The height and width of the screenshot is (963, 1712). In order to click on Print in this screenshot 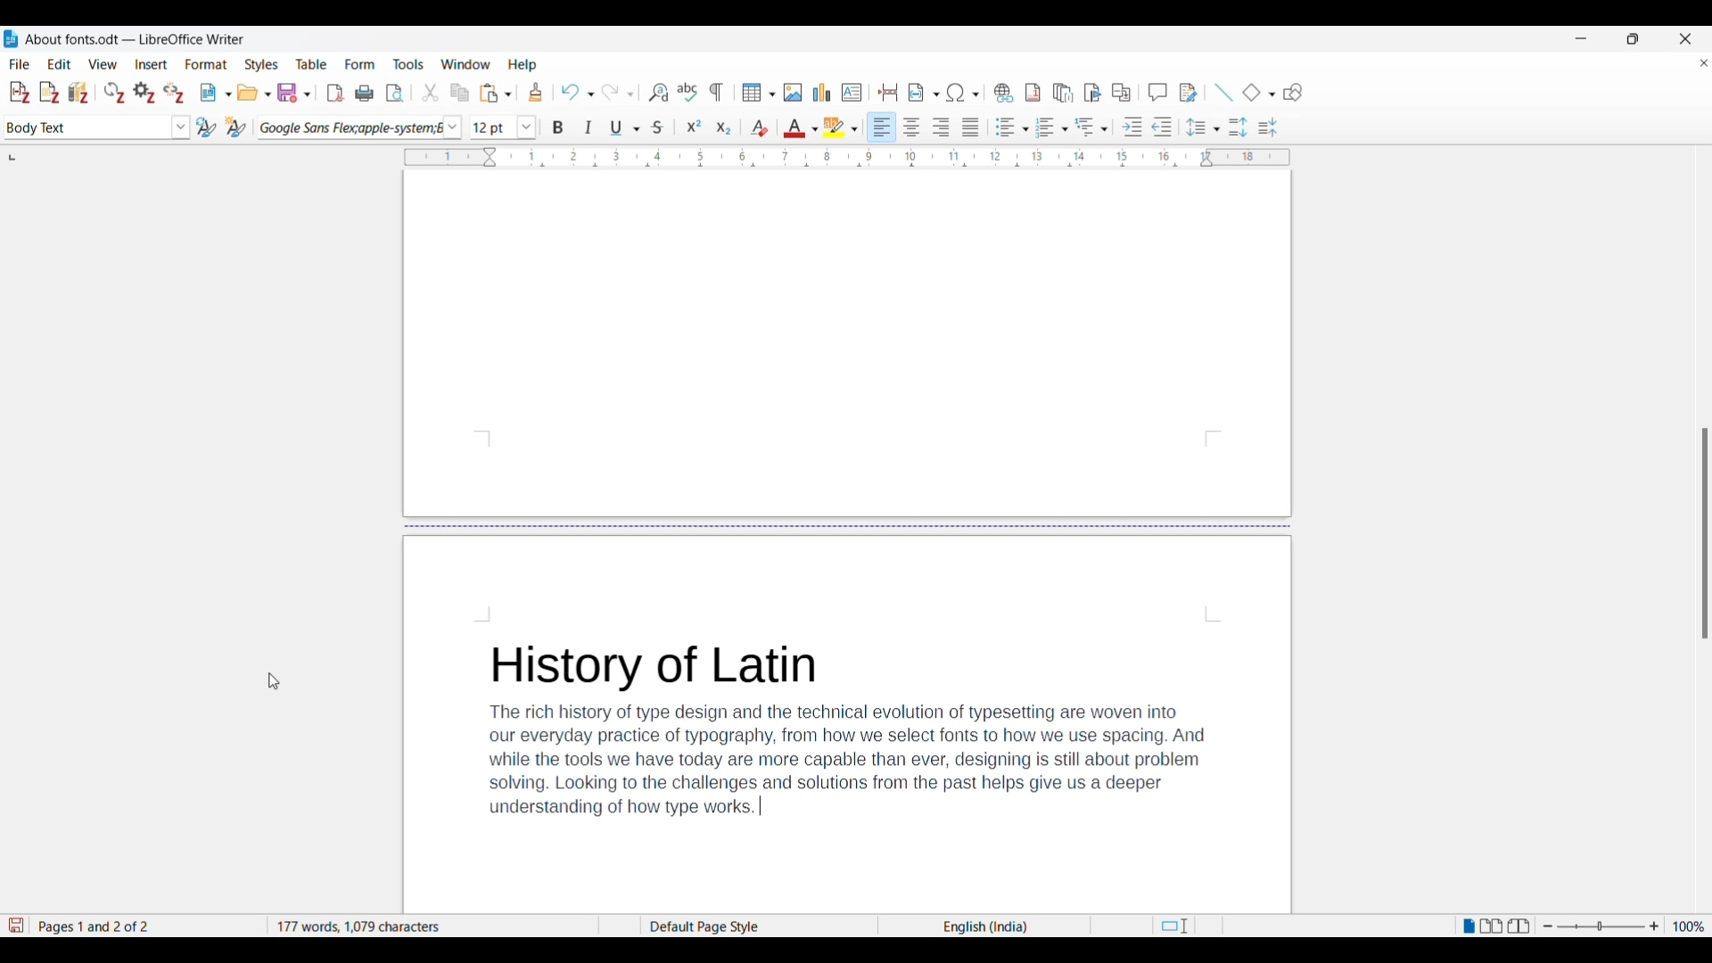, I will do `click(364, 94)`.